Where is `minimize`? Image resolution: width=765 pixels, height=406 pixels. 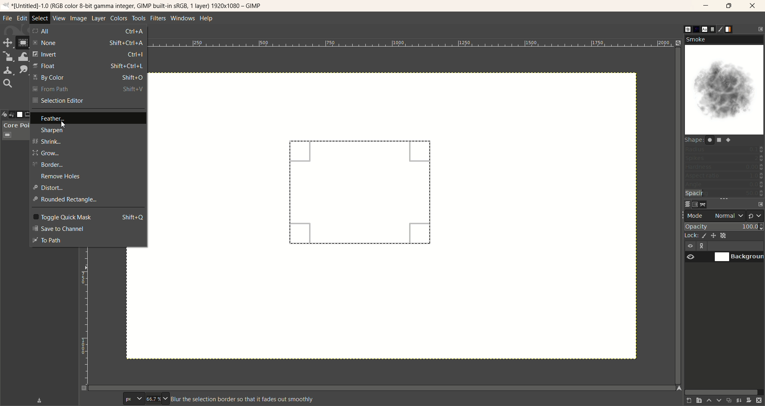
minimize is located at coordinates (705, 6).